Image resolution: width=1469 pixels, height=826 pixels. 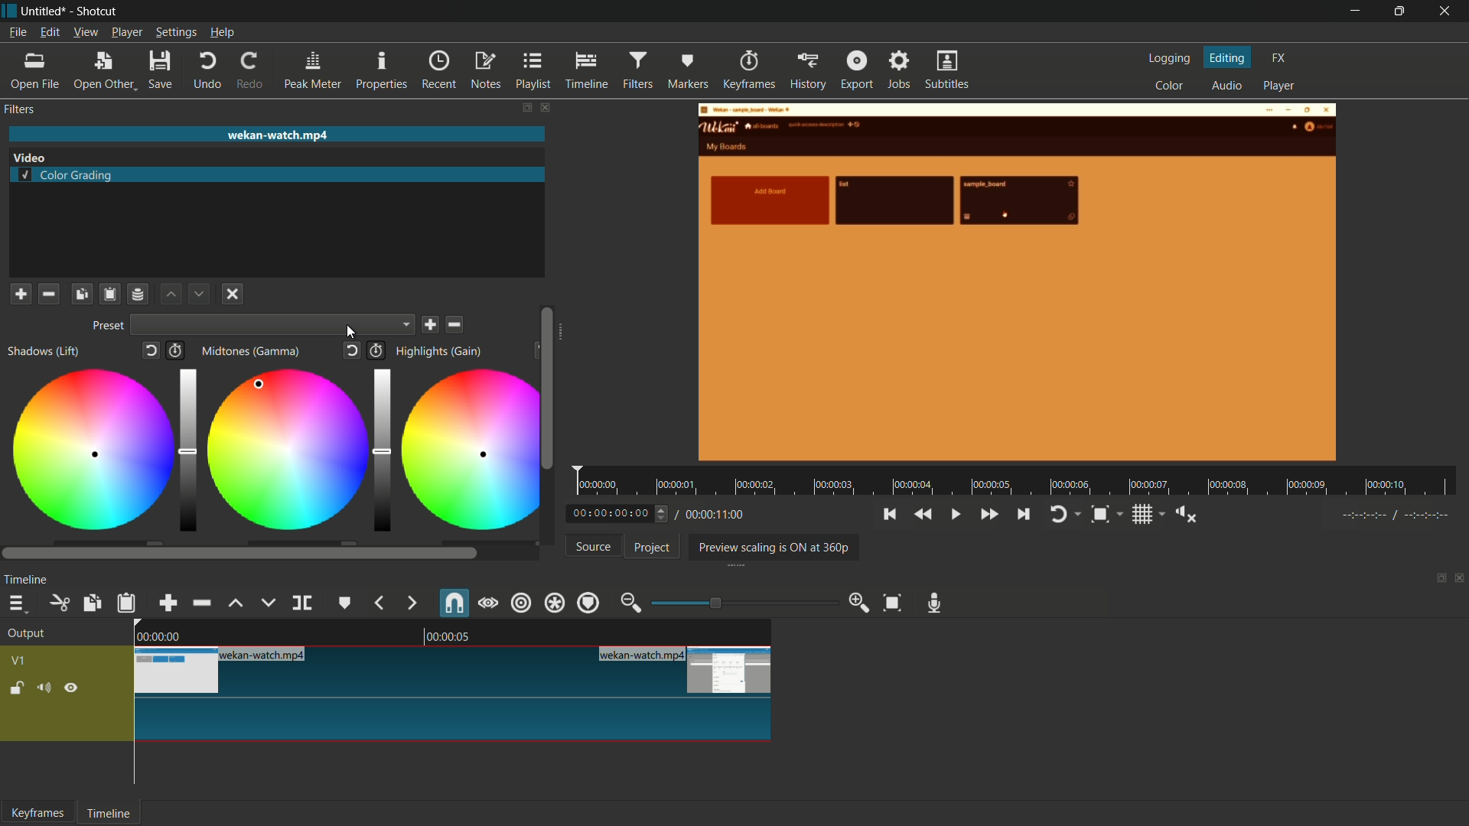 I want to click on paste filters, so click(x=109, y=295).